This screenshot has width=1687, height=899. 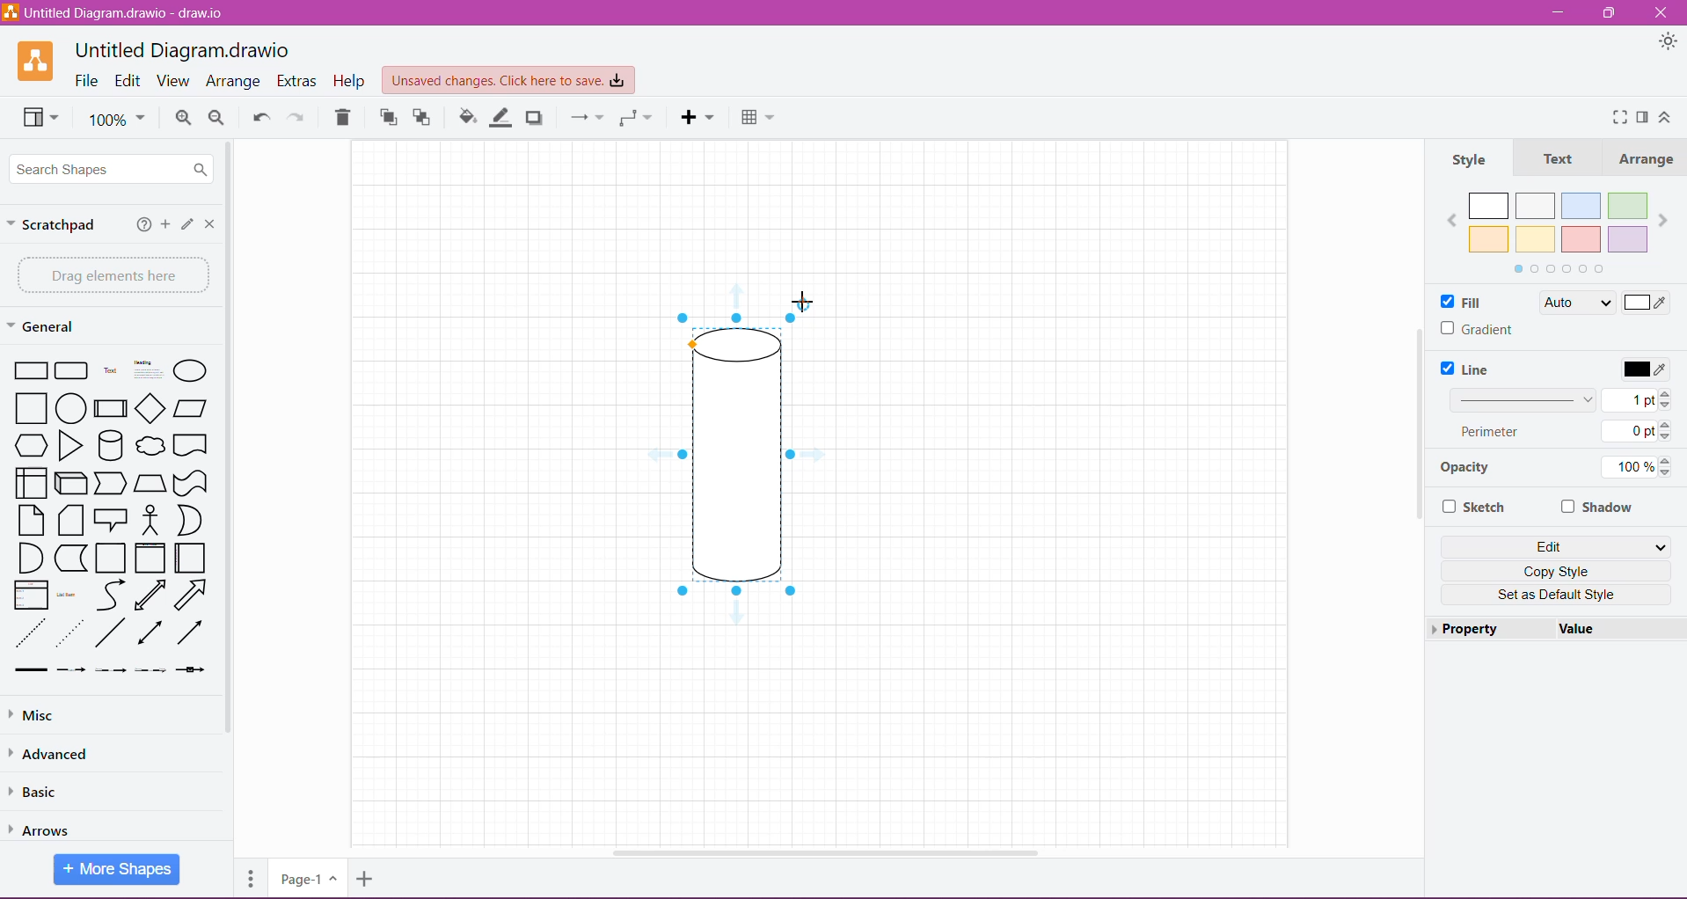 I want to click on To Back, so click(x=426, y=117).